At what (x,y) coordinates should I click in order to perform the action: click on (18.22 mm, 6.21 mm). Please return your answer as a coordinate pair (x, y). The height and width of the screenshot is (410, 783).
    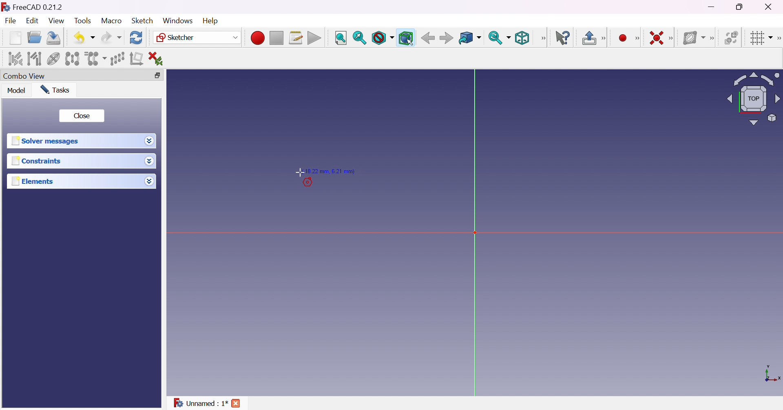
    Looking at the image, I should click on (330, 171).